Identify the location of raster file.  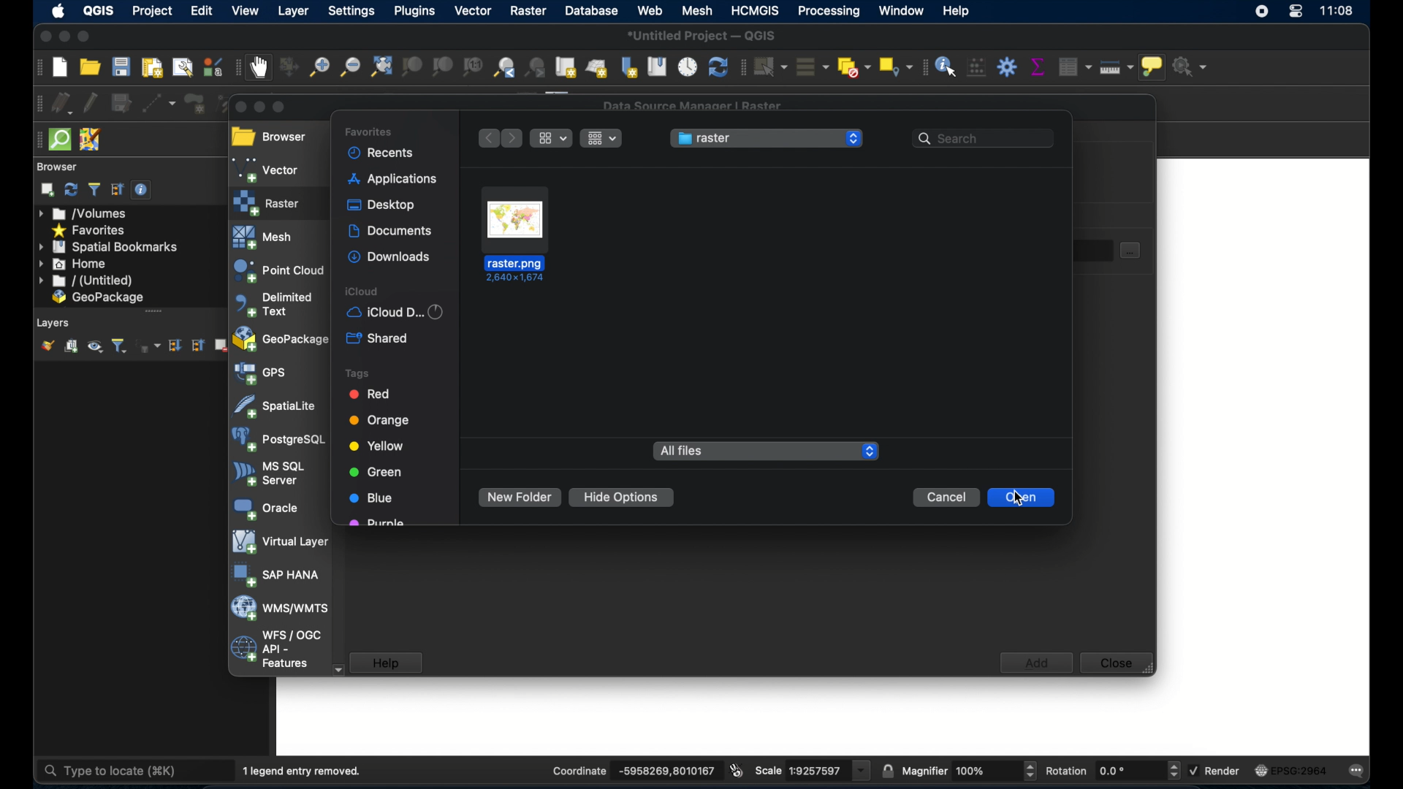
(517, 220).